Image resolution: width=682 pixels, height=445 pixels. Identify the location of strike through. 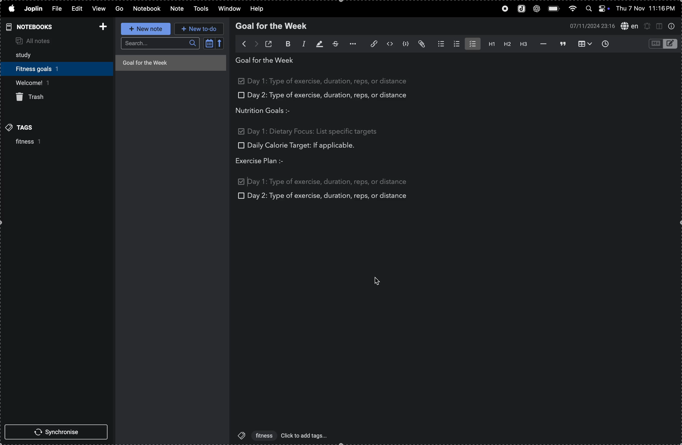
(334, 44).